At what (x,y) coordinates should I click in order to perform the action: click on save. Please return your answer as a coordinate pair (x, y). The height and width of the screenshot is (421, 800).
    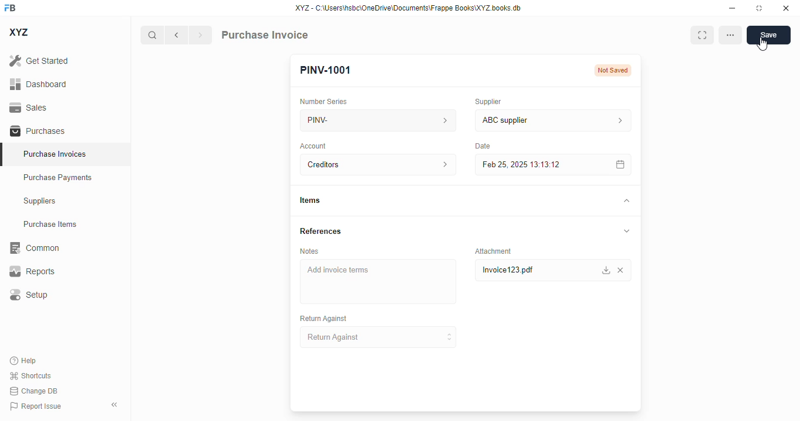
    Looking at the image, I should click on (769, 35).